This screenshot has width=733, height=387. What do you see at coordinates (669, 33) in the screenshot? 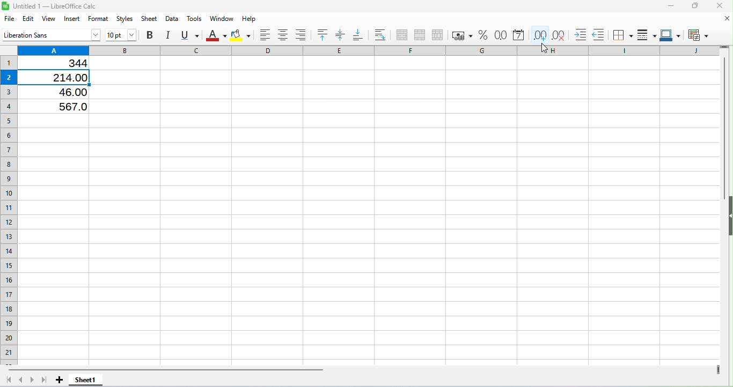
I see `Border color` at bounding box center [669, 33].